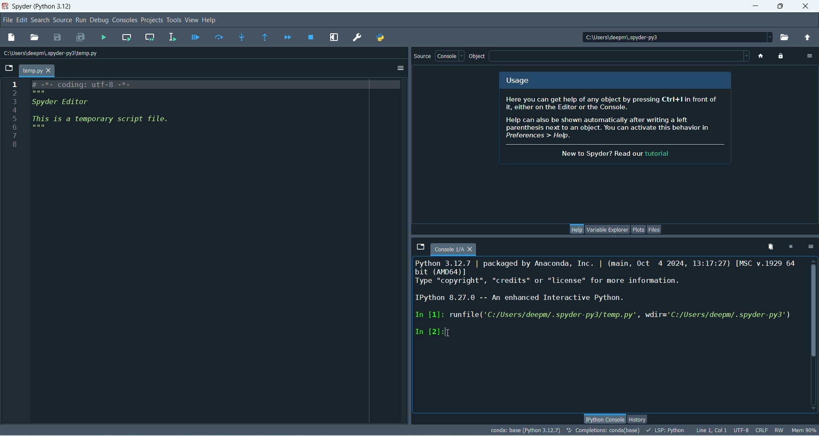 The image size is (819, 436). Describe the element at coordinates (604, 418) in the screenshot. I see `Ipython console` at that location.